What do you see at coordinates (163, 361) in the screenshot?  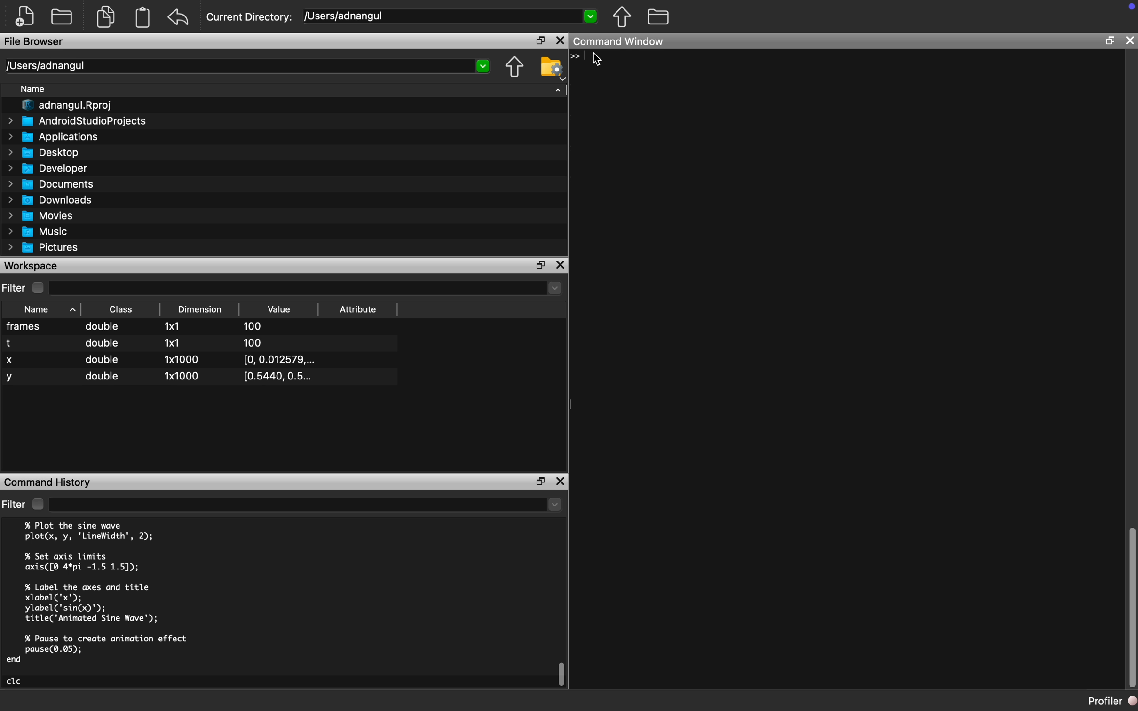 I see `X double 1x1000 [0, 0.012579,...` at bounding box center [163, 361].